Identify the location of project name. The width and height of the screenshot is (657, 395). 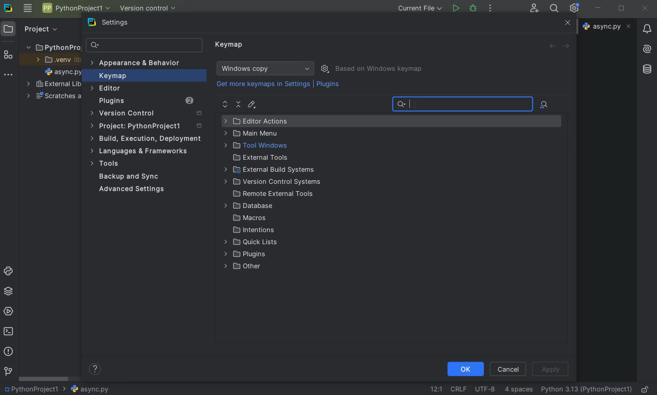
(30, 389).